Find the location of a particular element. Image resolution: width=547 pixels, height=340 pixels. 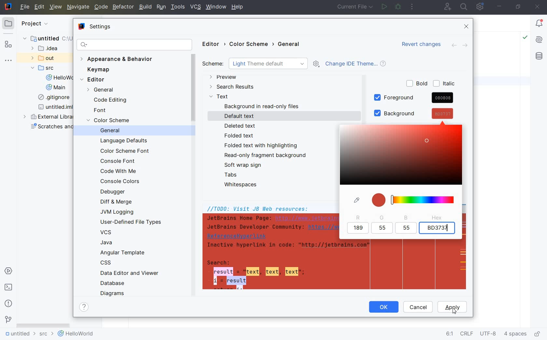

EDITOR is located at coordinates (94, 80).